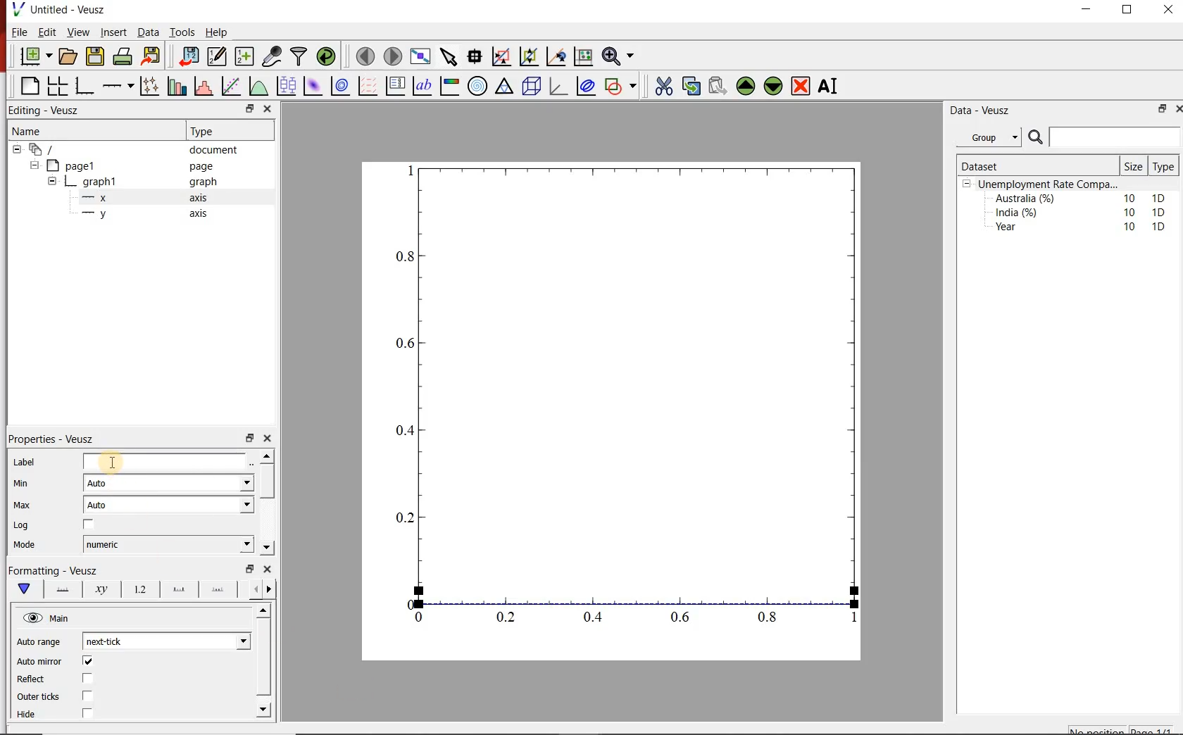 The width and height of the screenshot is (1183, 735). I want to click on Auto mirror, so click(41, 662).